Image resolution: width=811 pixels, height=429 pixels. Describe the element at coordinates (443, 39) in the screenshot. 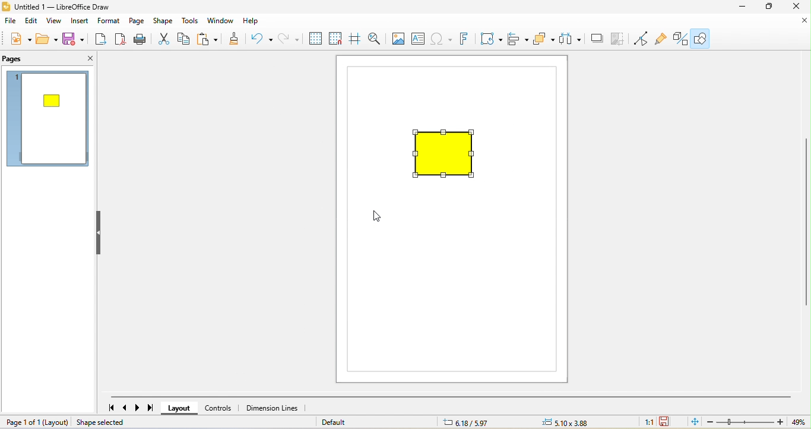

I see `special character` at that location.